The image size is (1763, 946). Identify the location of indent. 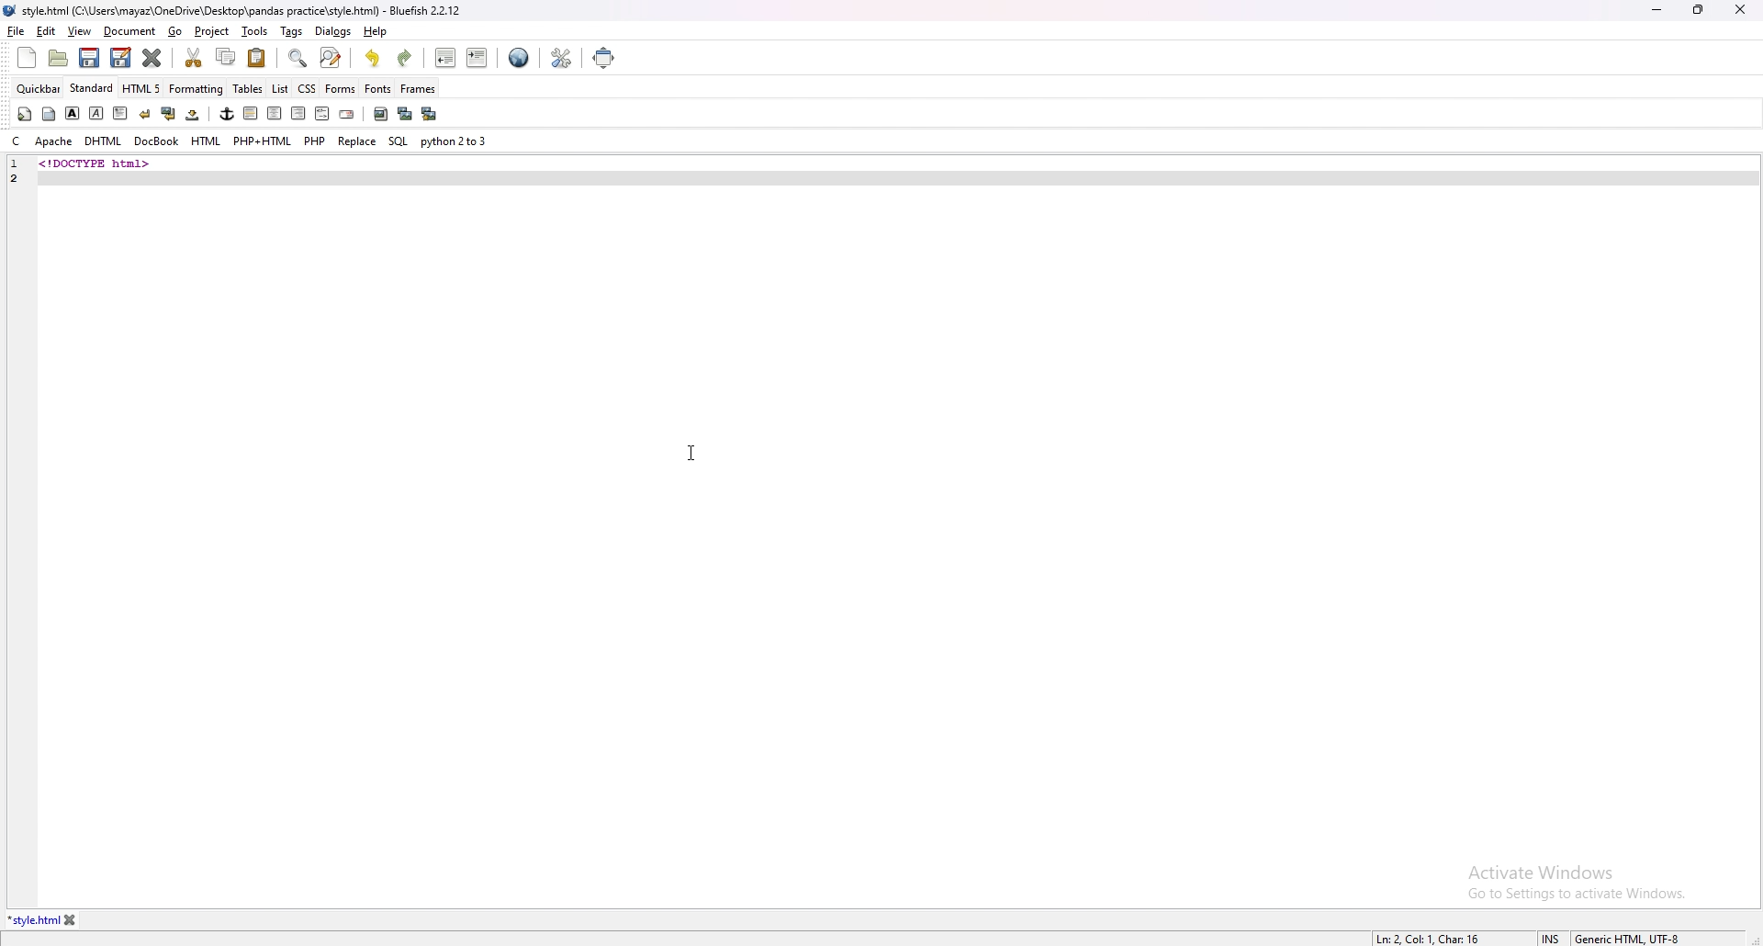
(477, 57).